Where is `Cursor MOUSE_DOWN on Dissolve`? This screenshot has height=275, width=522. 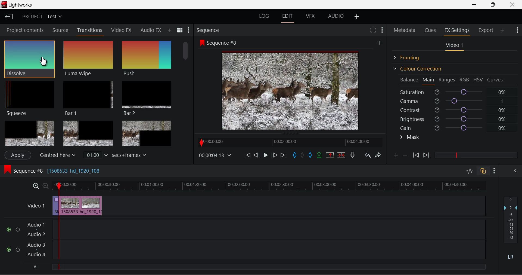
Cursor MOUSE_DOWN on Dissolve is located at coordinates (29, 59).